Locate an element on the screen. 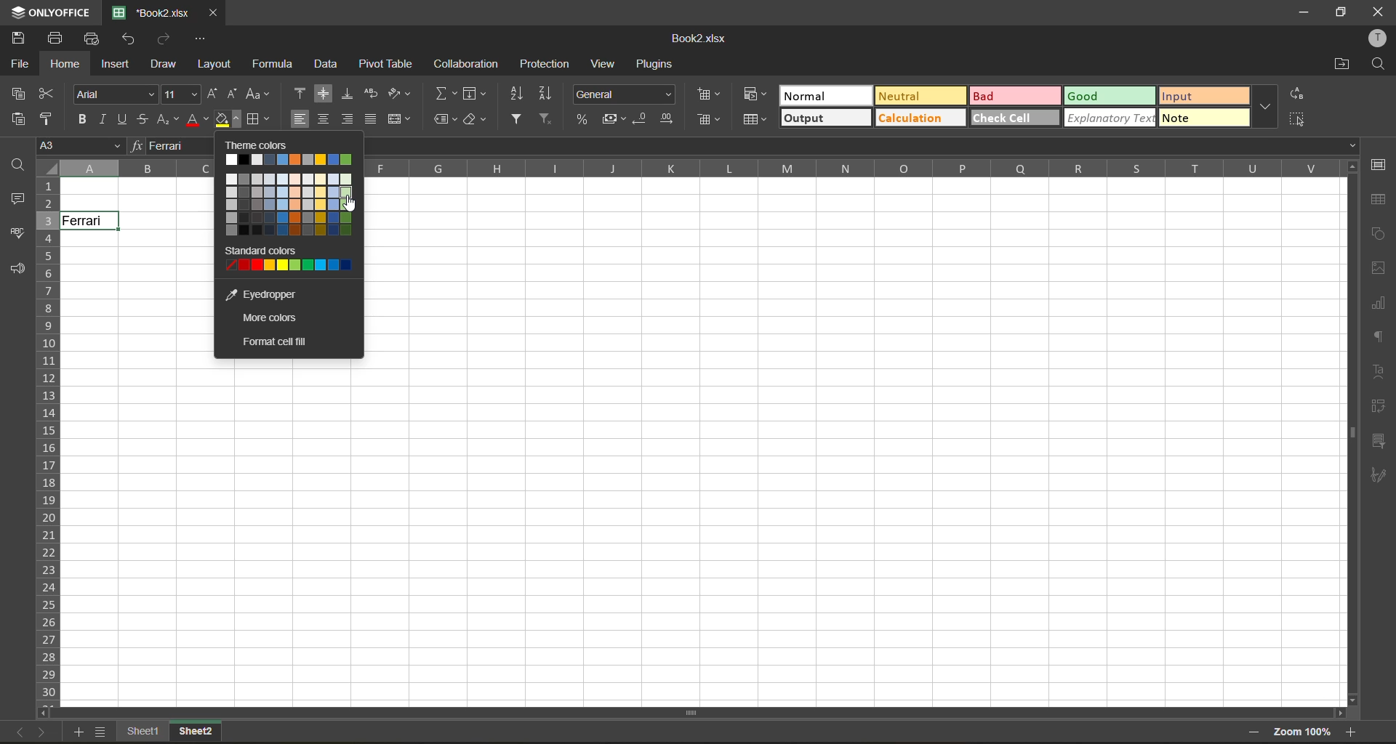 The image size is (1396, 744). layout is located at coordinates (214, 64).